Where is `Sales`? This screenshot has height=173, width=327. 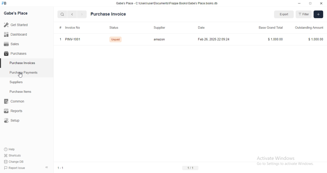
Sales is located at coordinates (11, 44).